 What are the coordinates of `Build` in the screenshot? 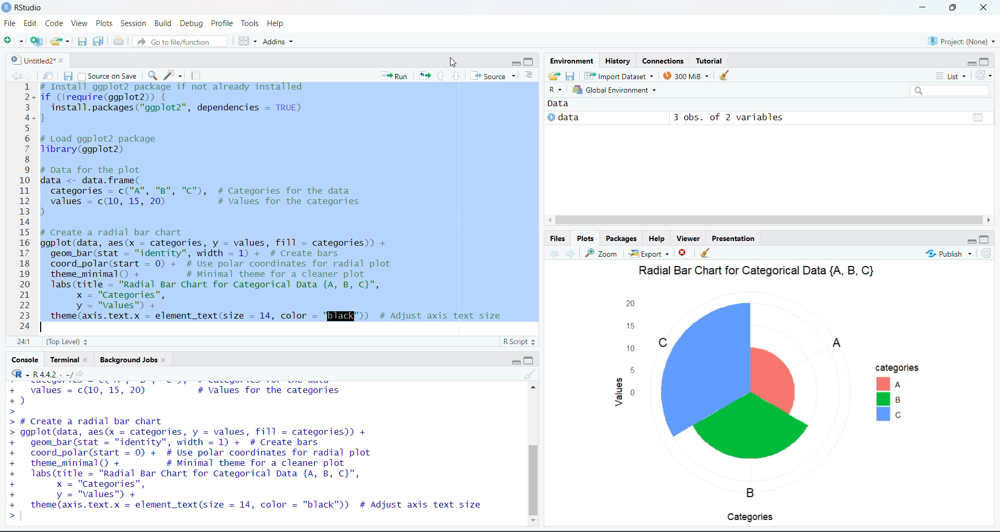 It's located at (163, 23).